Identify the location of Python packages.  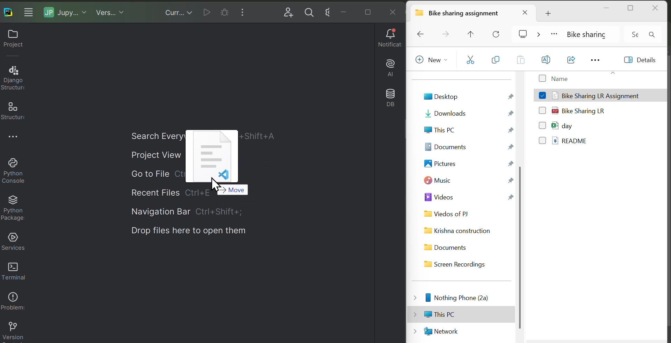
(12, 209).